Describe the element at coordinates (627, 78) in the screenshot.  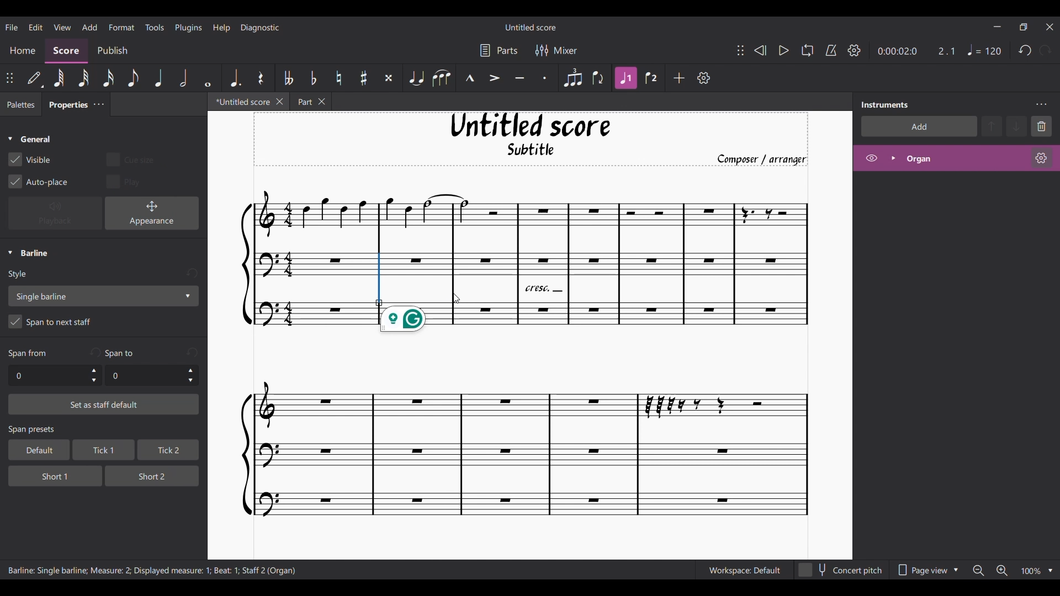
I see `Highlighted due to current selection` at that location.